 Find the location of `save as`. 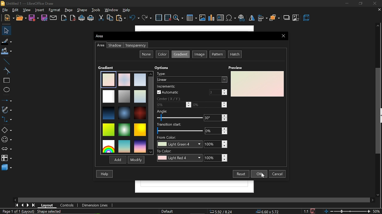

save as is located at coordinates (45, 18).